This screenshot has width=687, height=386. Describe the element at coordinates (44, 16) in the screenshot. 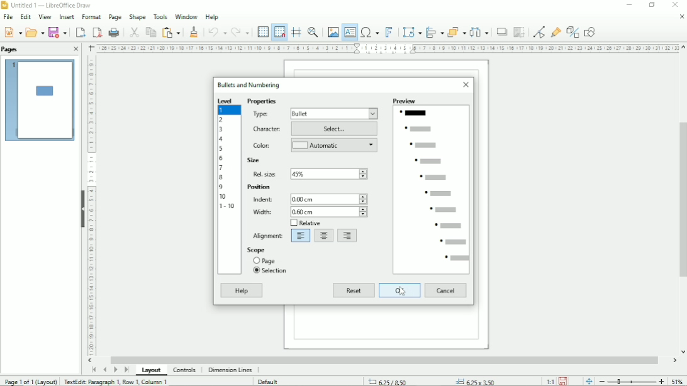

I see `View` at that location.